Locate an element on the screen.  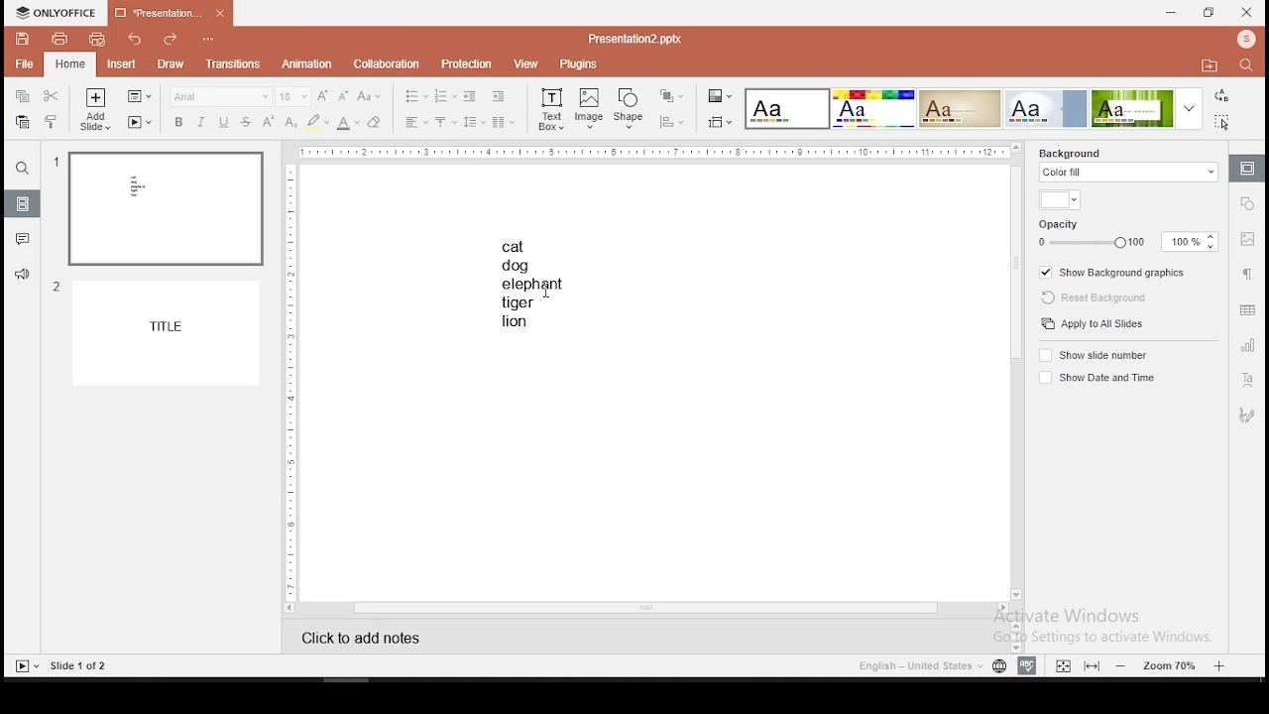
collaboration is located at coordinates (386, 62).